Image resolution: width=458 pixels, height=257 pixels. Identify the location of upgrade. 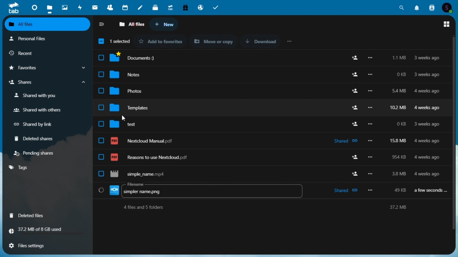
(171, 7).